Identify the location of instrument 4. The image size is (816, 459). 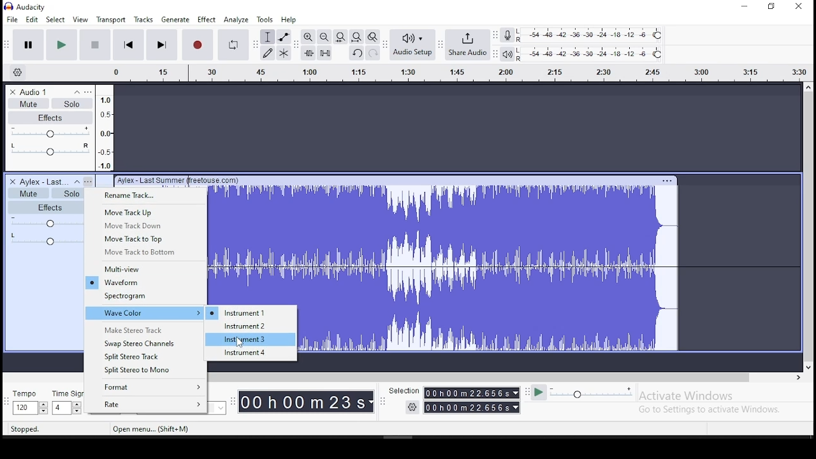
(251, 354).